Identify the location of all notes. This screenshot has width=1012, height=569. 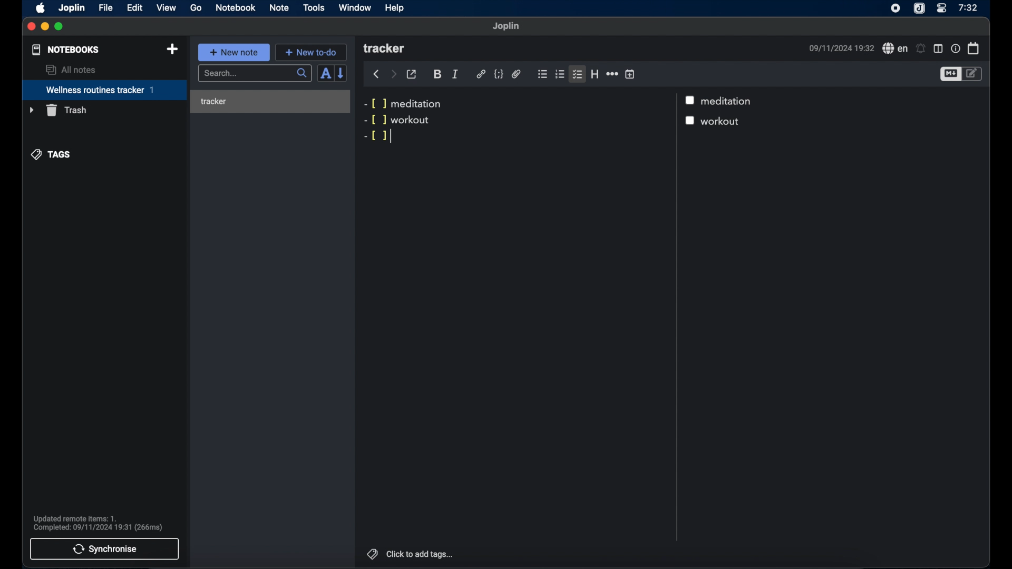
(70, 70).